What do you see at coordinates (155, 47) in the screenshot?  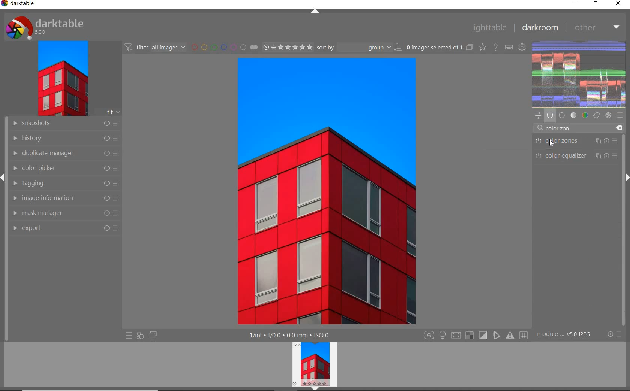 I see `filter all images` at bounding box center [155, 47].